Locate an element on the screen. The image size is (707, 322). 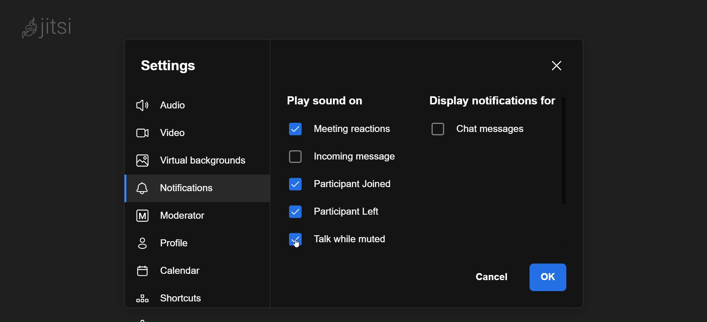
scroll bar is located at coordinates (566, 148).